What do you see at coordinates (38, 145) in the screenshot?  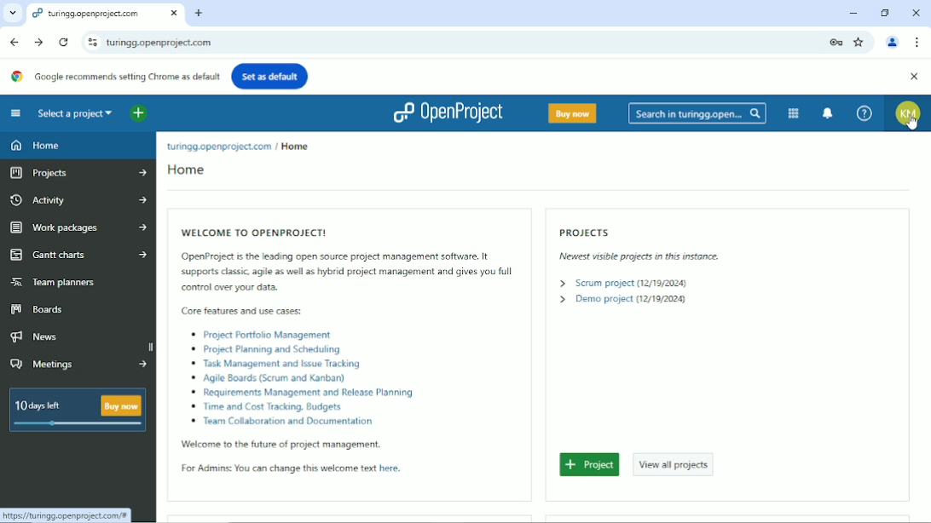 I see `Home` at bounding box center [38, 145].